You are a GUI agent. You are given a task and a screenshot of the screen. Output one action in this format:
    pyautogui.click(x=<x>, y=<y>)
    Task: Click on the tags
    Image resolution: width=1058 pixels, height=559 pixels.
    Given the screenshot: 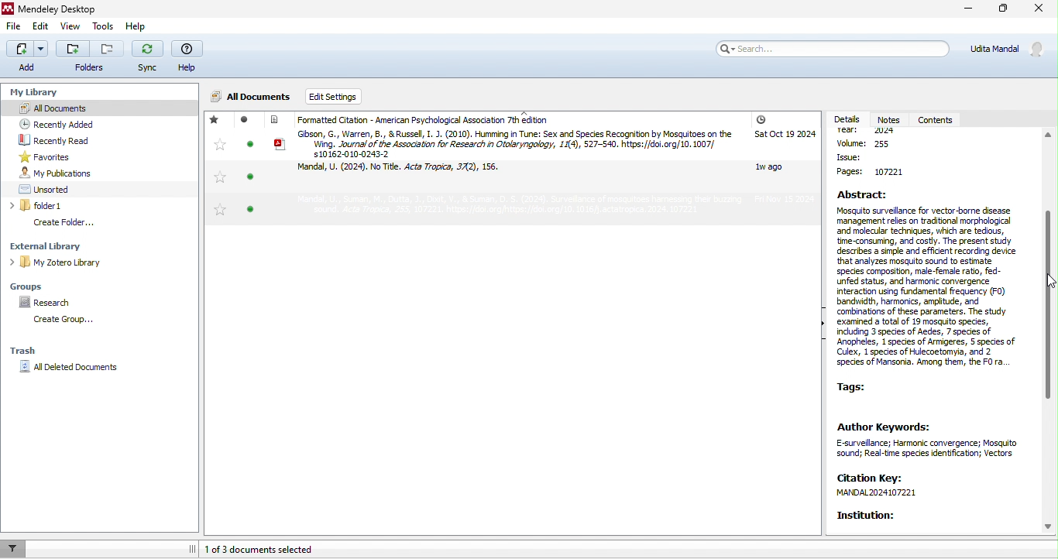 What is the action you would take?
    pyautogui.click(x=861, y=389)
    